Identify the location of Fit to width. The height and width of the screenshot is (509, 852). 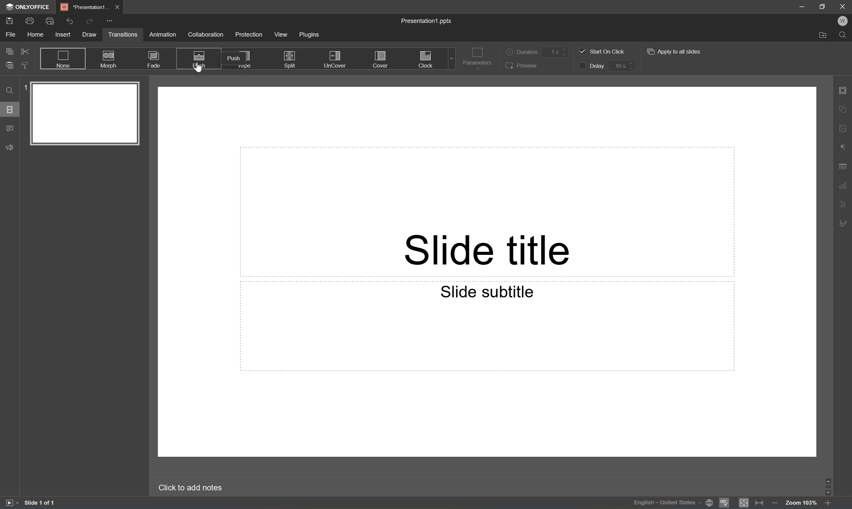
(760, 504).